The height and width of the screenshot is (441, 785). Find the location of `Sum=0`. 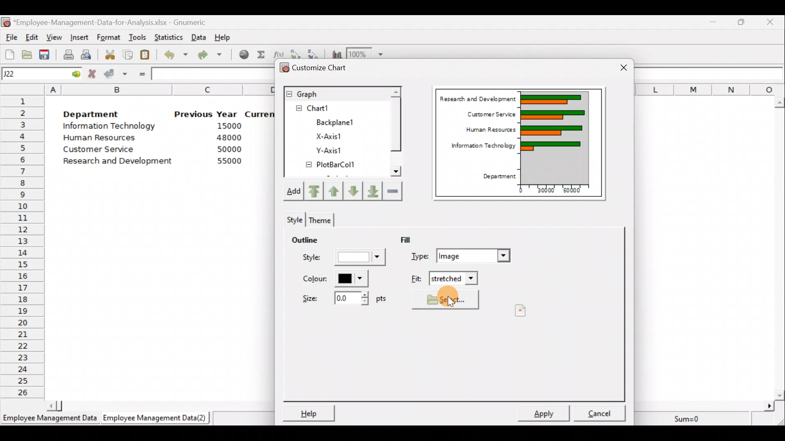

Sum=0 is located at coordinates (690, 417).